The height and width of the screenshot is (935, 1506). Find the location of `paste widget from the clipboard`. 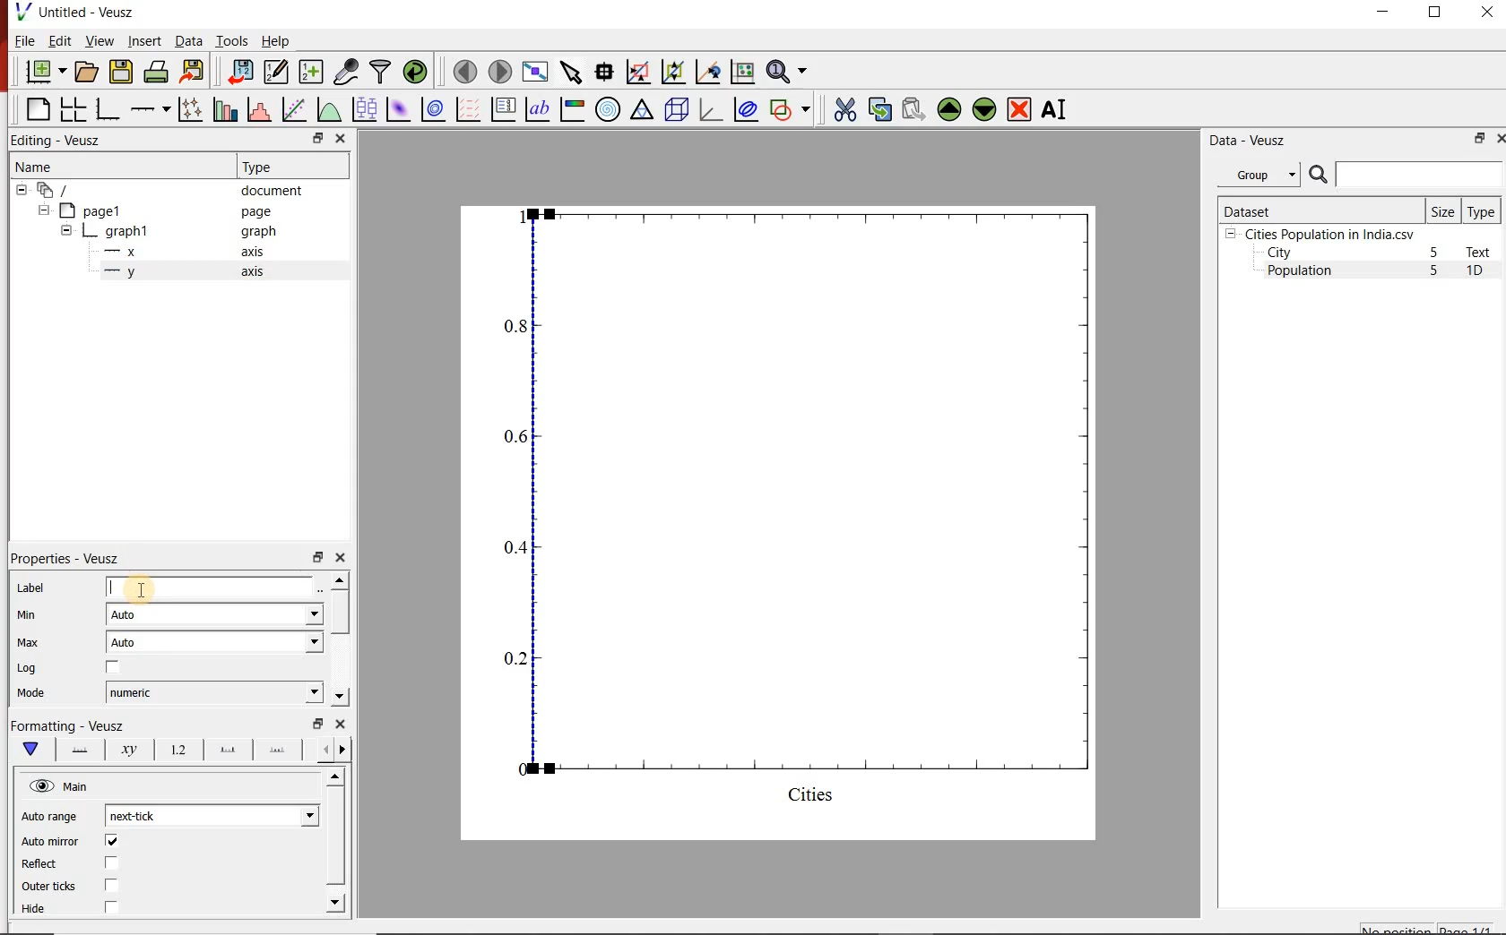

paste widget from the clipboard is located at coordinates (913, 109).